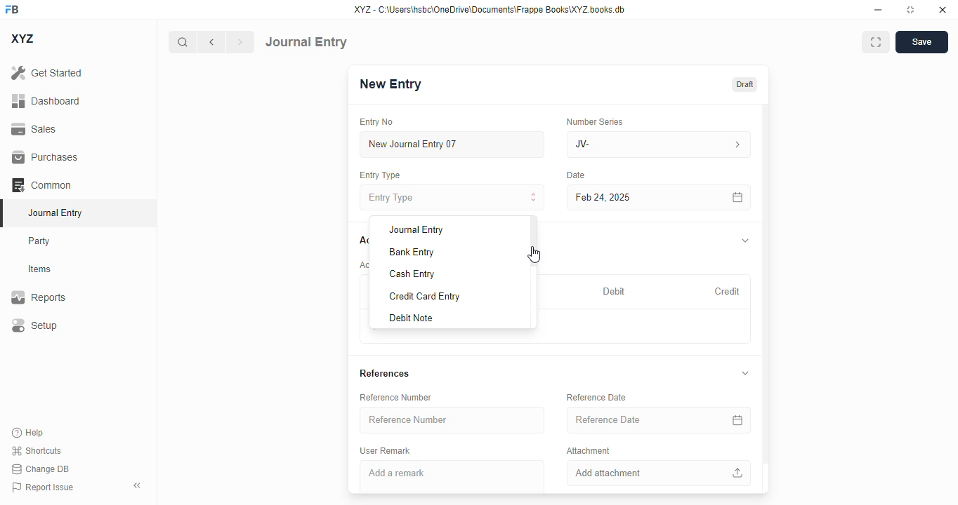 The height and width of the screenshot is (505, 958). Describe the element at coordinates (943, 10) in the screenshot. I see `close` at that location.